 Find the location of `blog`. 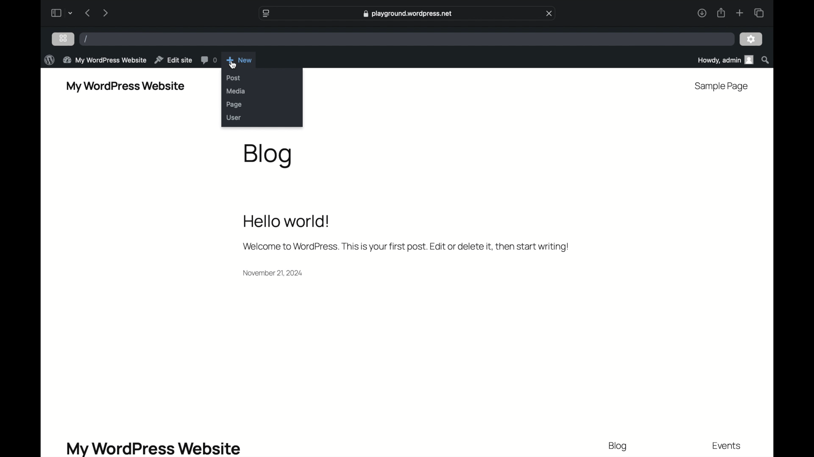

blog is located at coordinates (269, 155).